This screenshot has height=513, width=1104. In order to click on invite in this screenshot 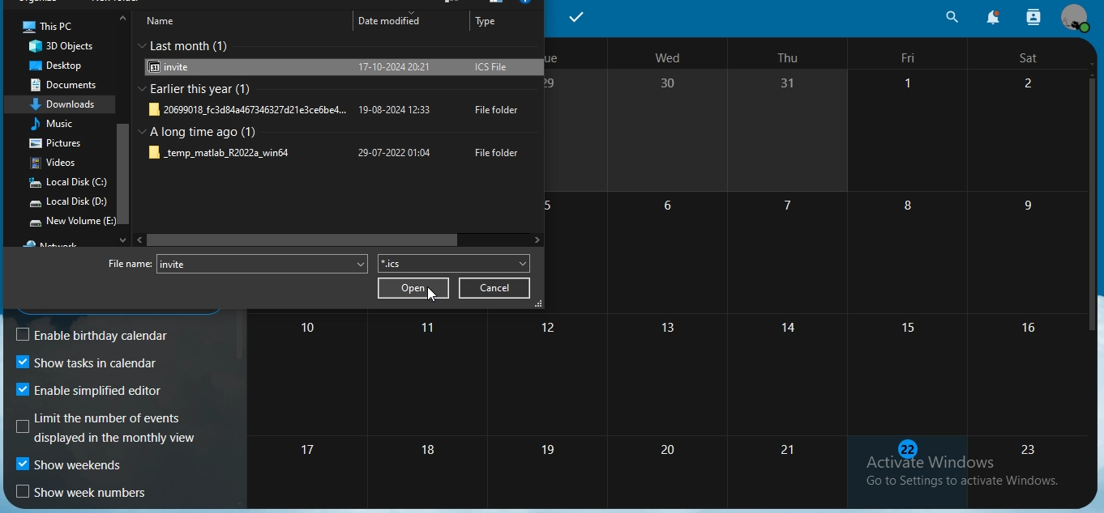, I will do `click(336, 69)`.